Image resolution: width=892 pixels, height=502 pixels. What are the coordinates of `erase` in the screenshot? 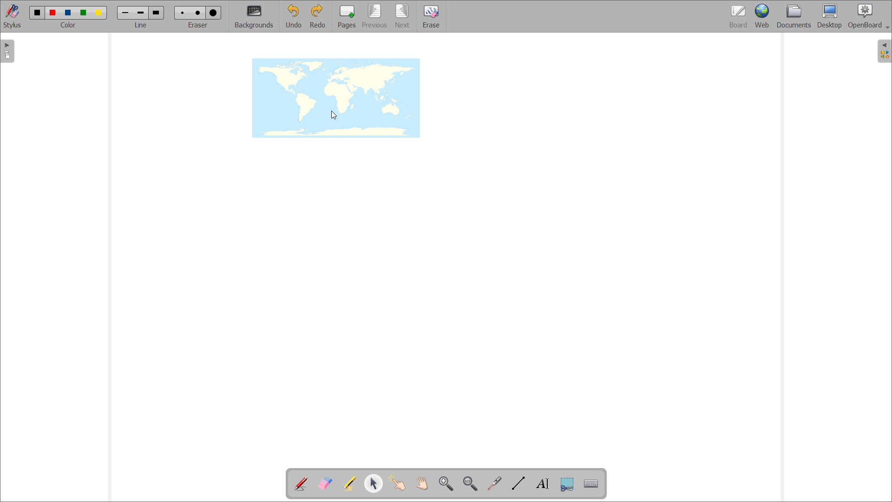 It's located at (431, 16).